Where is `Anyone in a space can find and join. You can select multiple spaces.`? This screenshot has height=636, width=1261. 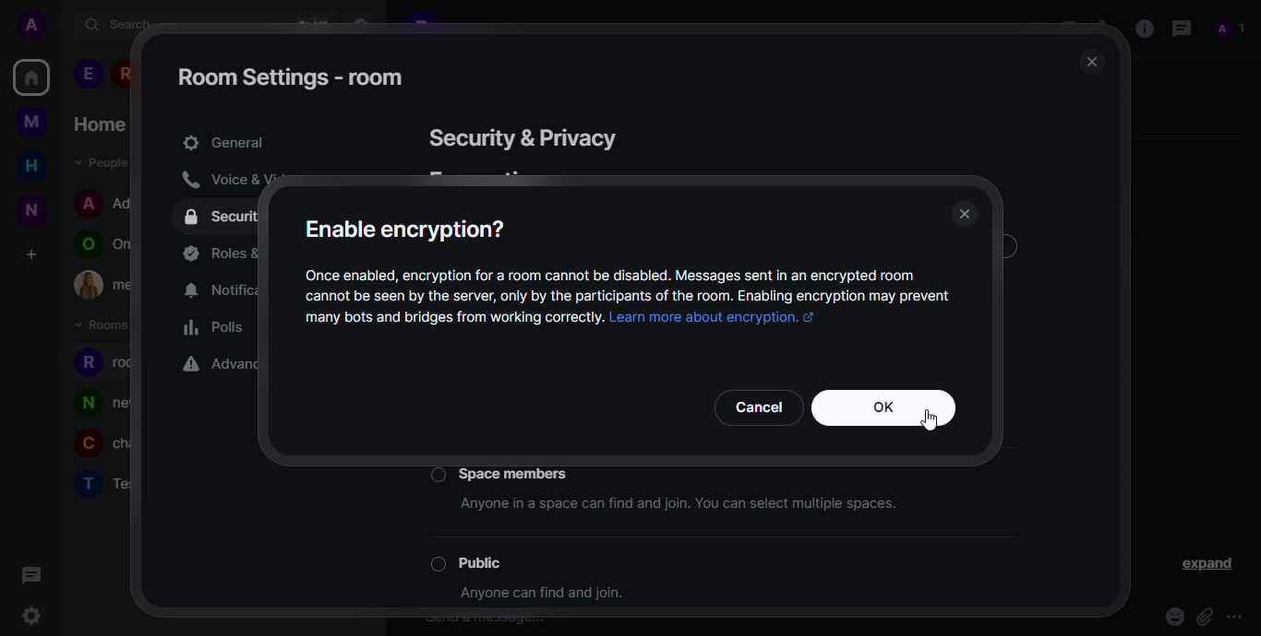
Anyone in a space can find and join. You can select multiple spaces. is located at coordinates (691, 507).